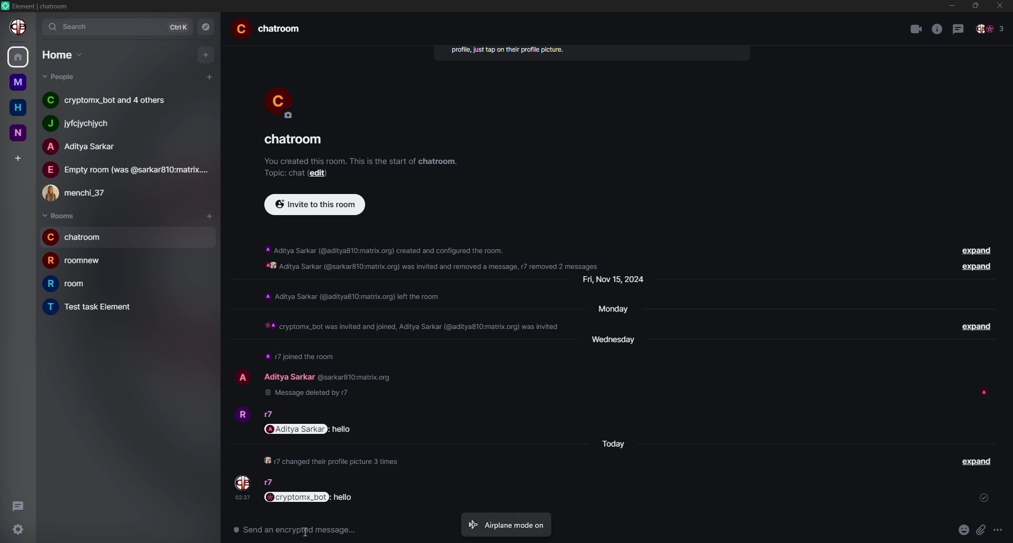 Image resolution: width=1013 pixels, height=543 pixels. I want to click on profile, so click(281, 102).